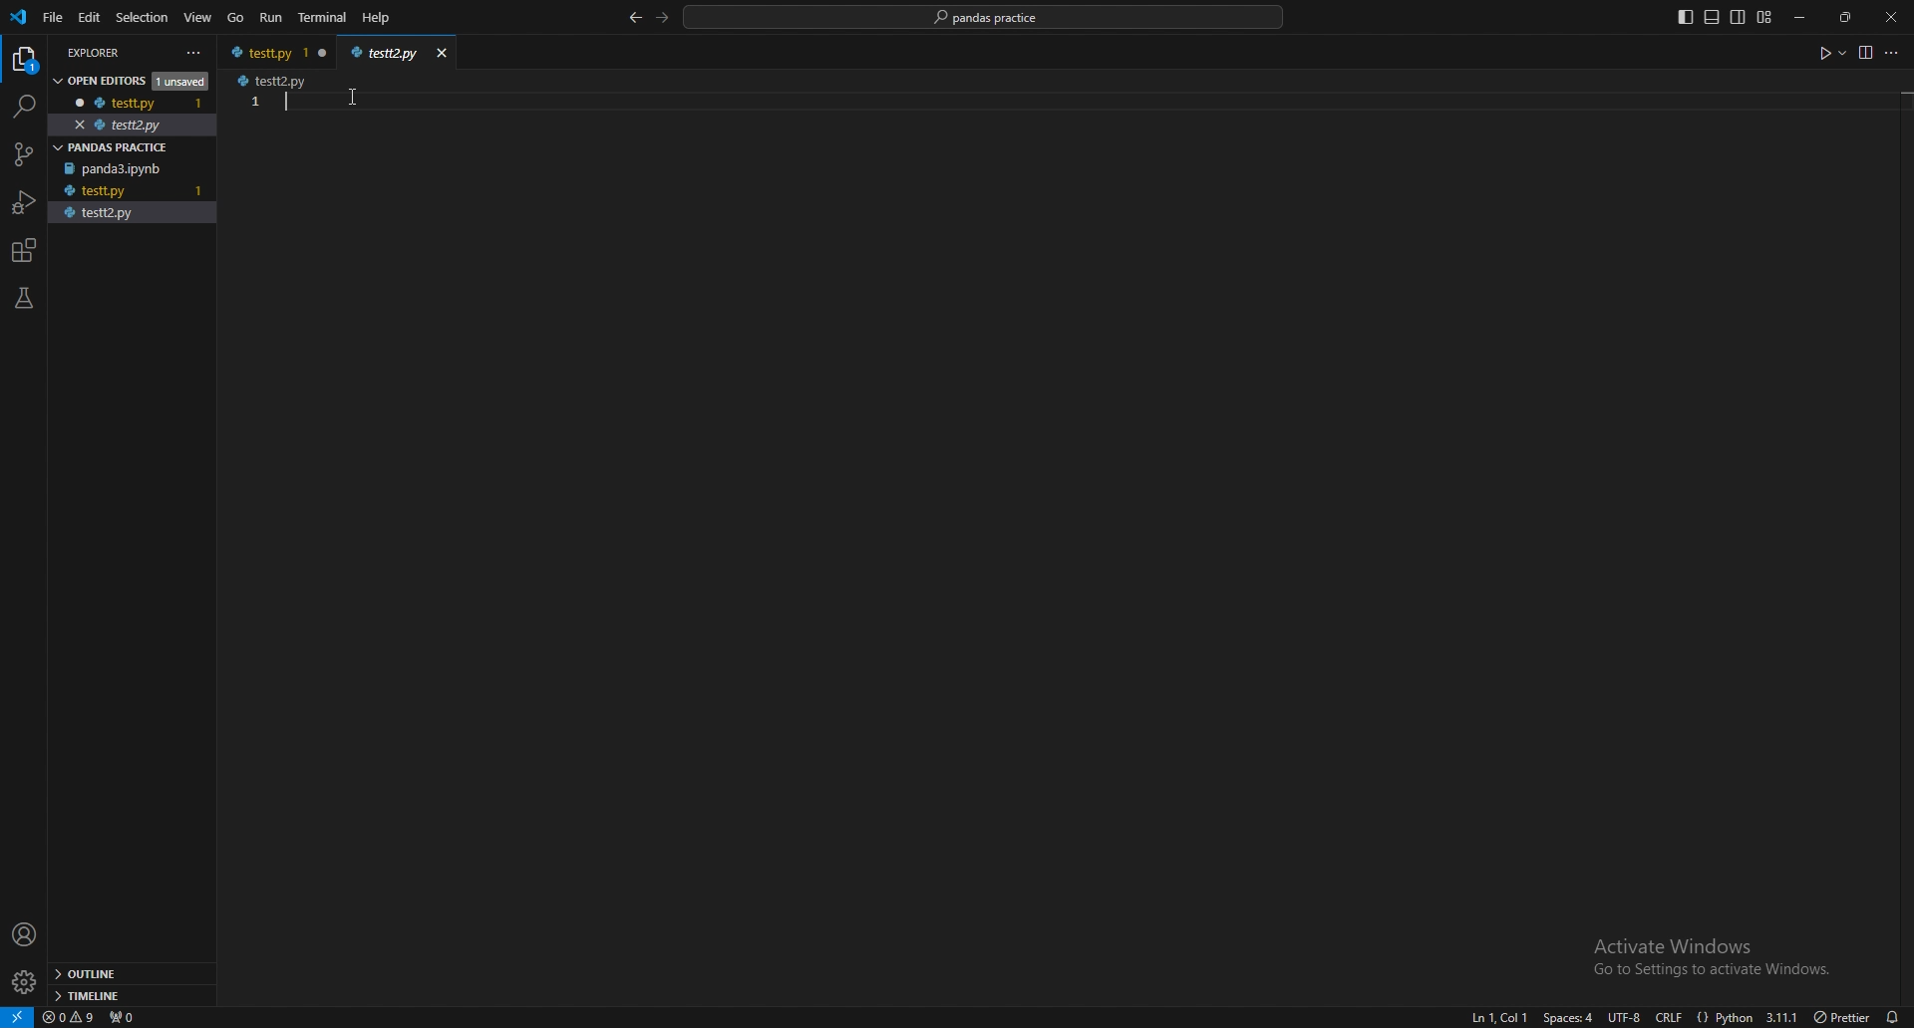  I want to click on run and debug, so click(26, 202).